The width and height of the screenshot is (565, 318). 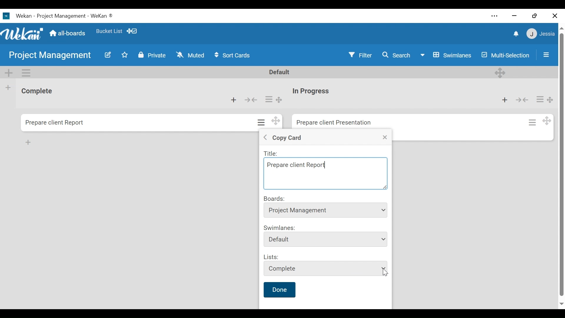 I want to click on Desktop drag handles, so click(x=132, y=31).